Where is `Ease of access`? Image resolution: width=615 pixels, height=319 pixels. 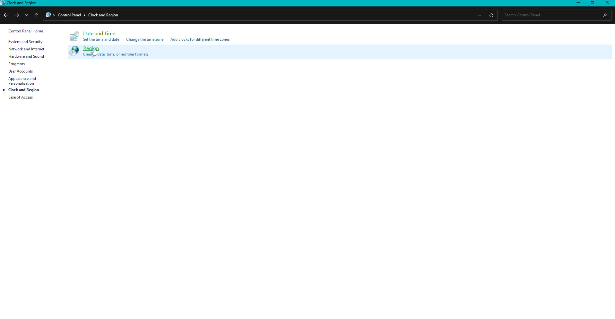 Ease of access is located at coordinates (23, 99).